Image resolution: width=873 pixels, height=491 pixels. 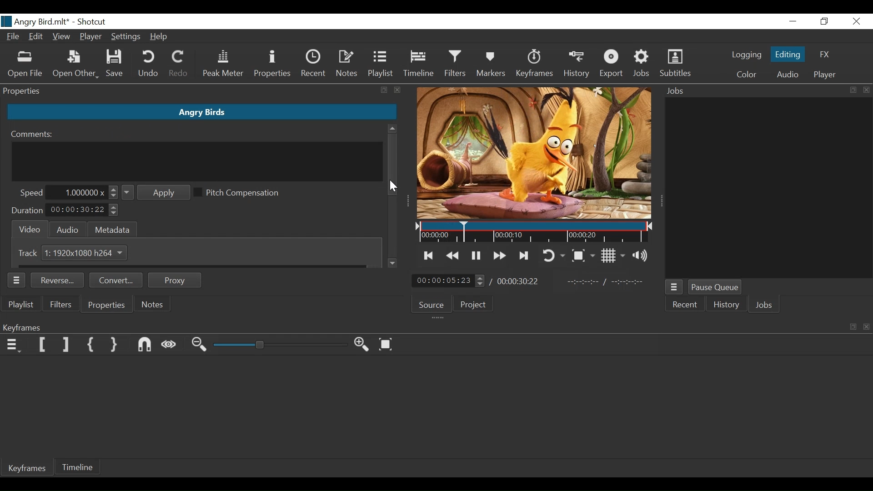 What do you see at coordinates (151, 304) in the screenshot?
I see `Notes` at bounding box center [151, 304].